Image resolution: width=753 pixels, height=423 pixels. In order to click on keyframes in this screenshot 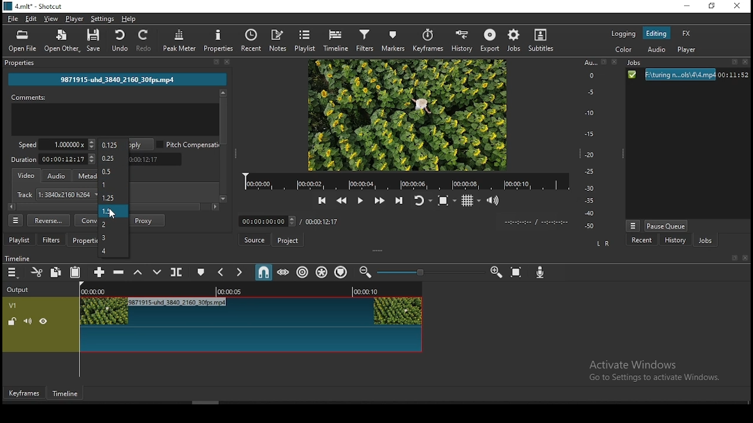, I will do `click(430, 41)`.